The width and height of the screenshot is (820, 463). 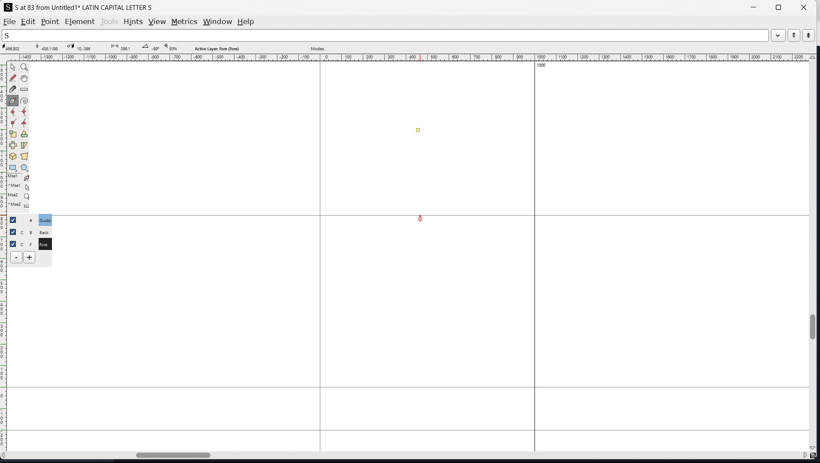 What do you see at coordinates (14, 48) in the screenshot?
I see `cursor coordinate` at bounding box center [14, 48].